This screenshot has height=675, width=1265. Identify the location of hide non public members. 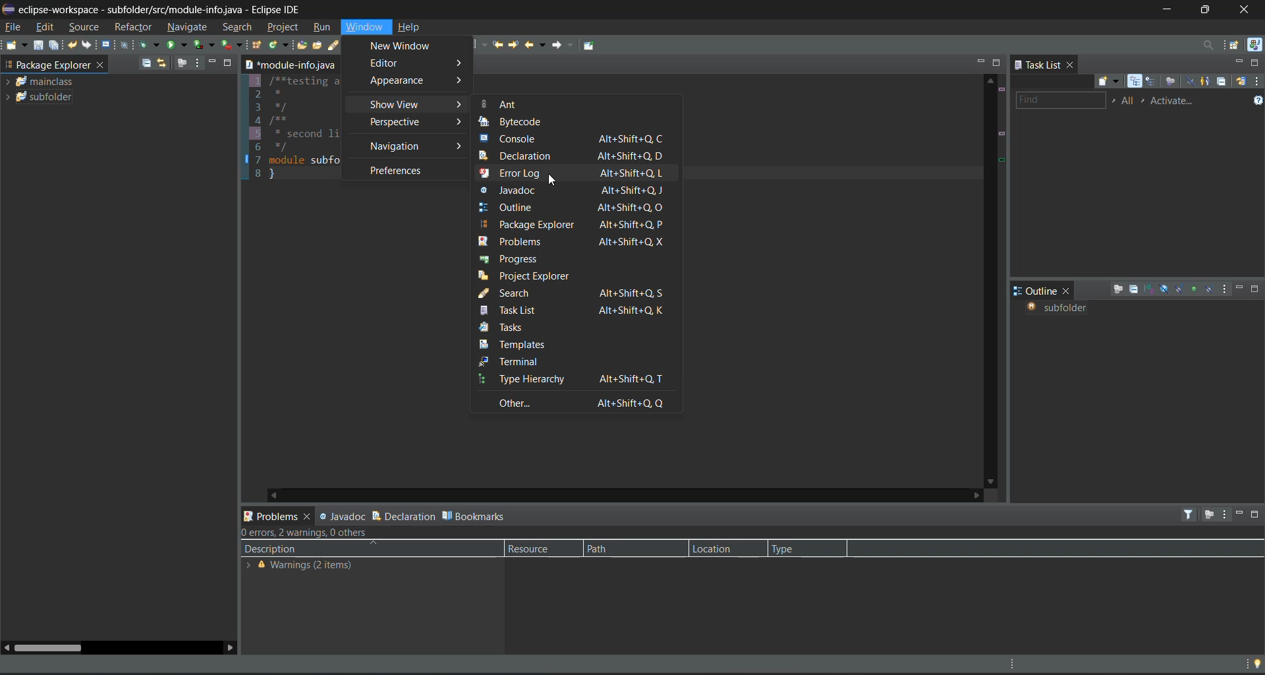
(1194, 288).